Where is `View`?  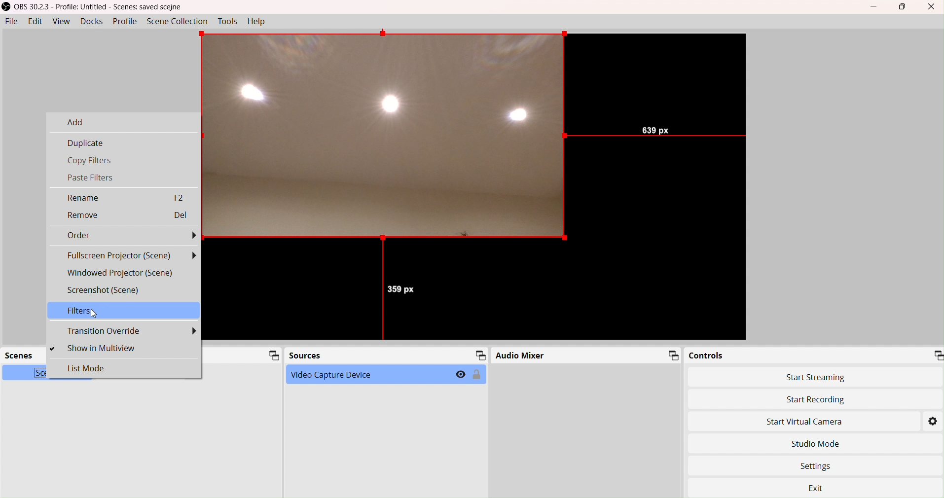
View is located at coordinates (62, 22).